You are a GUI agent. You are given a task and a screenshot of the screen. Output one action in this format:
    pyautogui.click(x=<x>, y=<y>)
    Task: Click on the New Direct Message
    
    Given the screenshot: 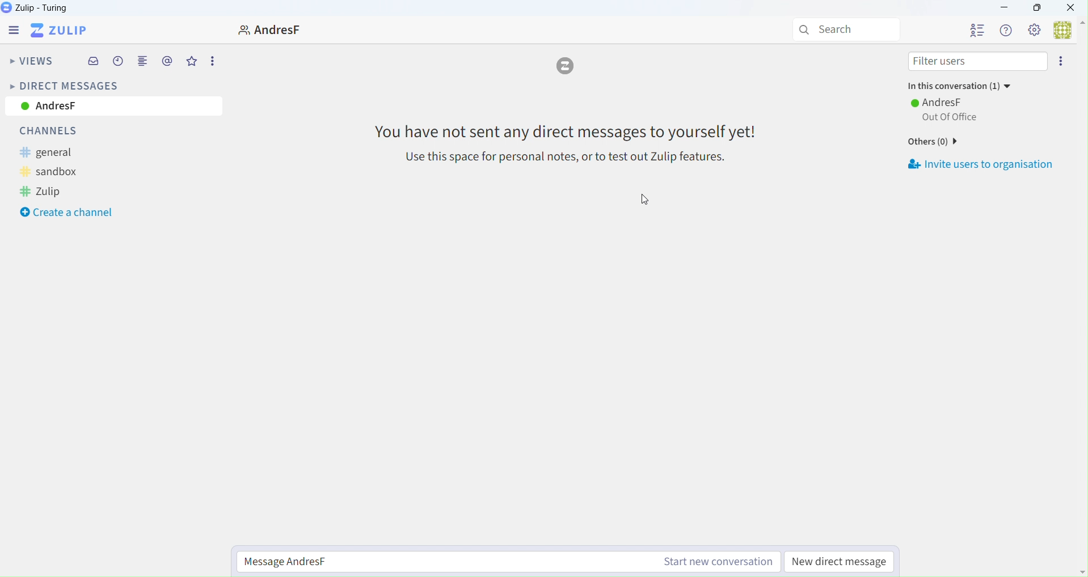 What is the action you would take?
    pyautogui.click(x=842, y=562)
    